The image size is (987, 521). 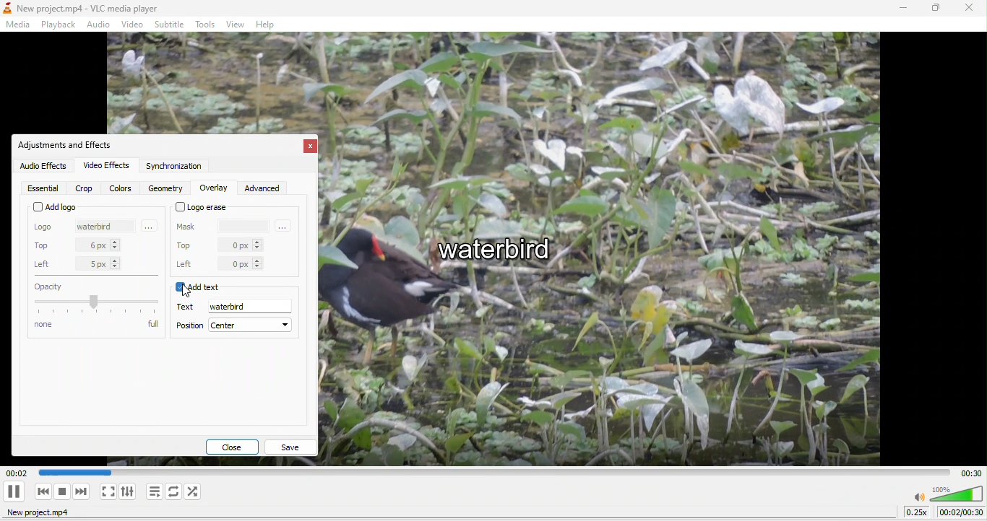 I want to click on More options, so click(x=147, y=225).